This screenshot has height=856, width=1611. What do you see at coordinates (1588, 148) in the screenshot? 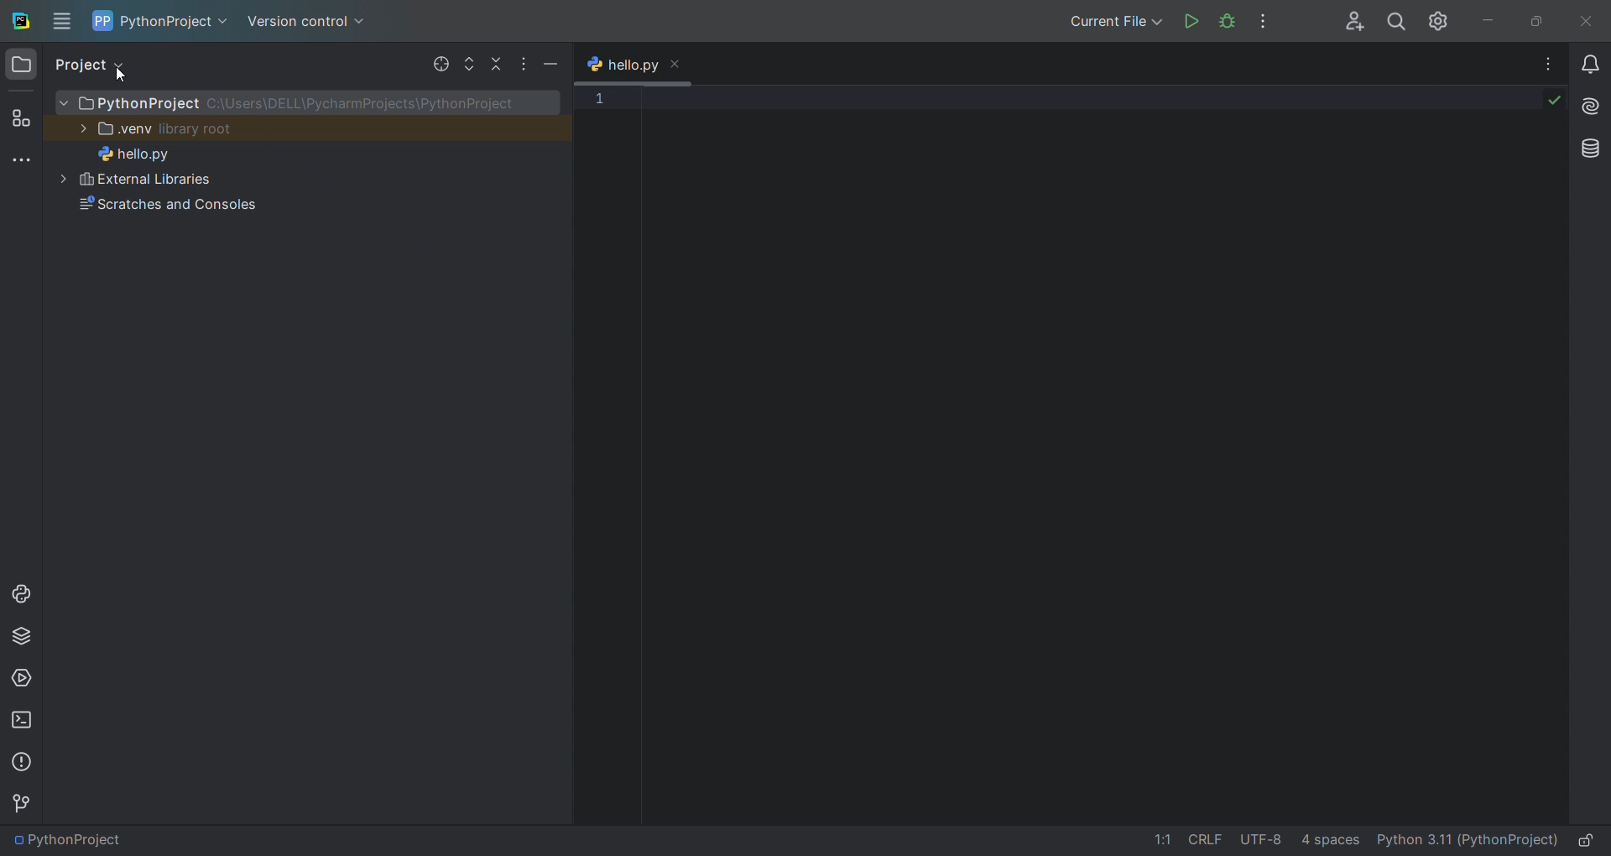
I see `database` at bounding box center [1588, 148].